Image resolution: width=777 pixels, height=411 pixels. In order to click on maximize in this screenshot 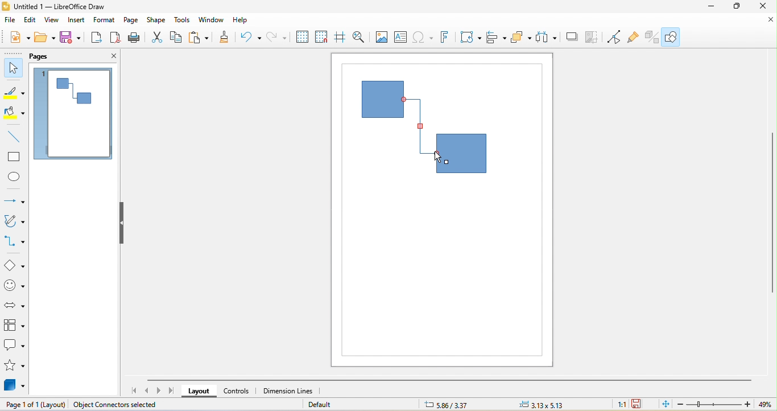, I will do `click(740, 6)`.